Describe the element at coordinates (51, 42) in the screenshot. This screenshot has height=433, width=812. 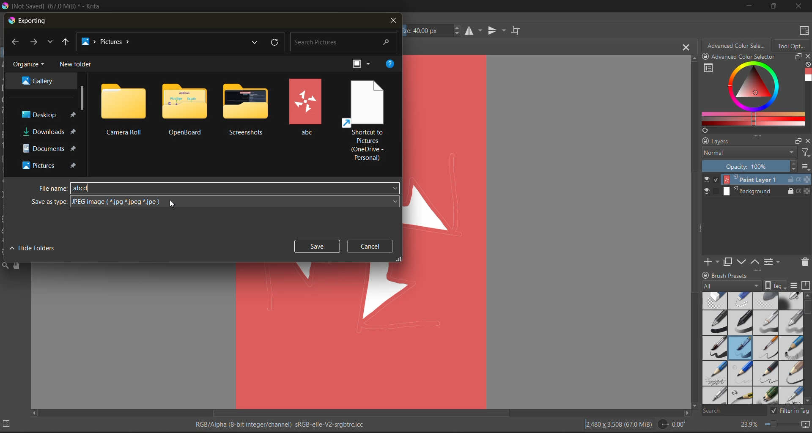
I see `recent ` at that location.